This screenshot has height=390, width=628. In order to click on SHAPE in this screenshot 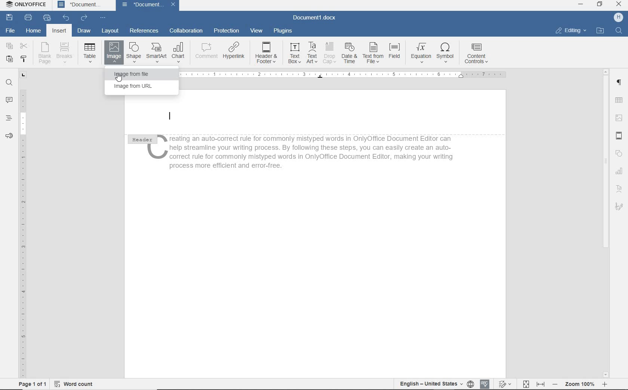, I will do `click(619, 154)`.